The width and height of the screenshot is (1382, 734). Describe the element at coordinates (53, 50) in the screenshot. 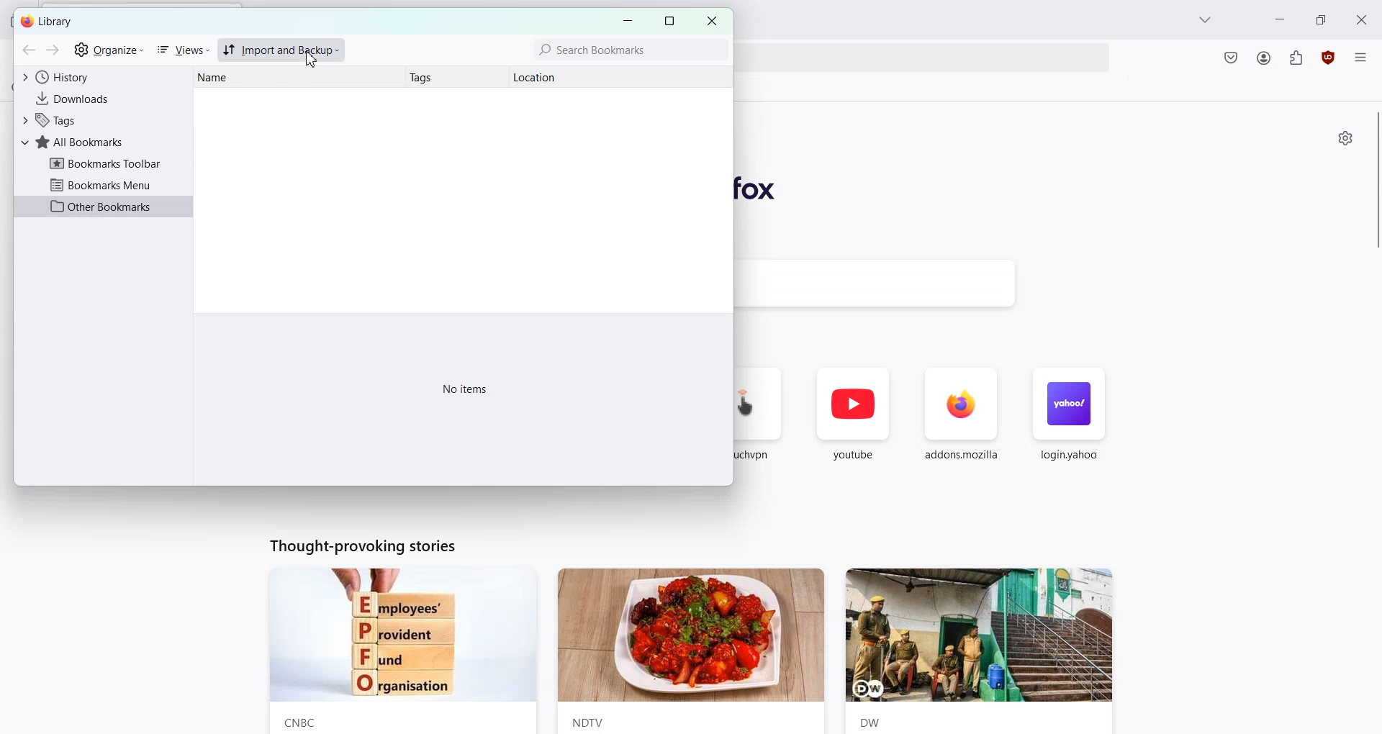

I see `Go Forward` at that location.